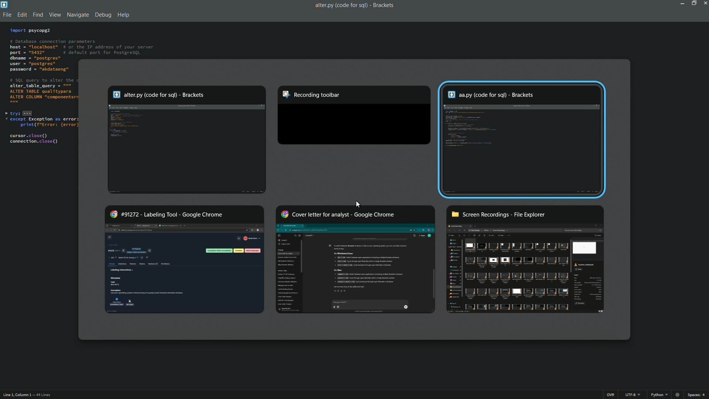 The image size is (709, 399). What do you see at coordinates (37, 16) in the screenshot?
I see `find menu` at bounding box center [37, 16].